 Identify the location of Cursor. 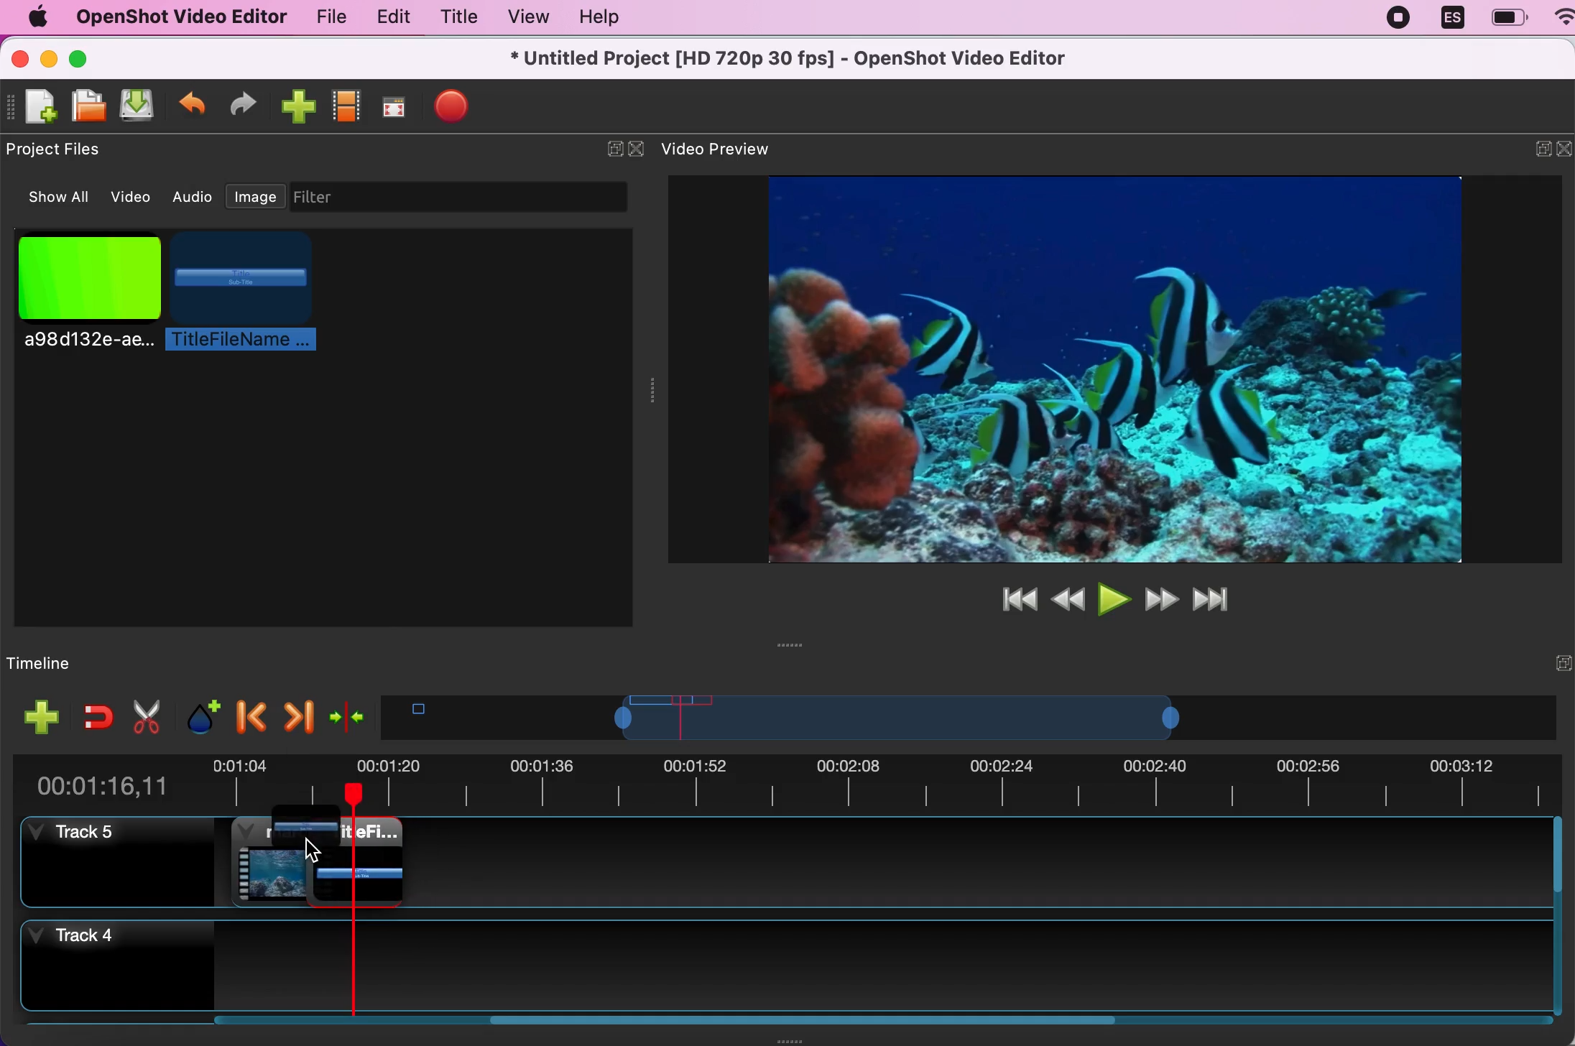
(312, 853).